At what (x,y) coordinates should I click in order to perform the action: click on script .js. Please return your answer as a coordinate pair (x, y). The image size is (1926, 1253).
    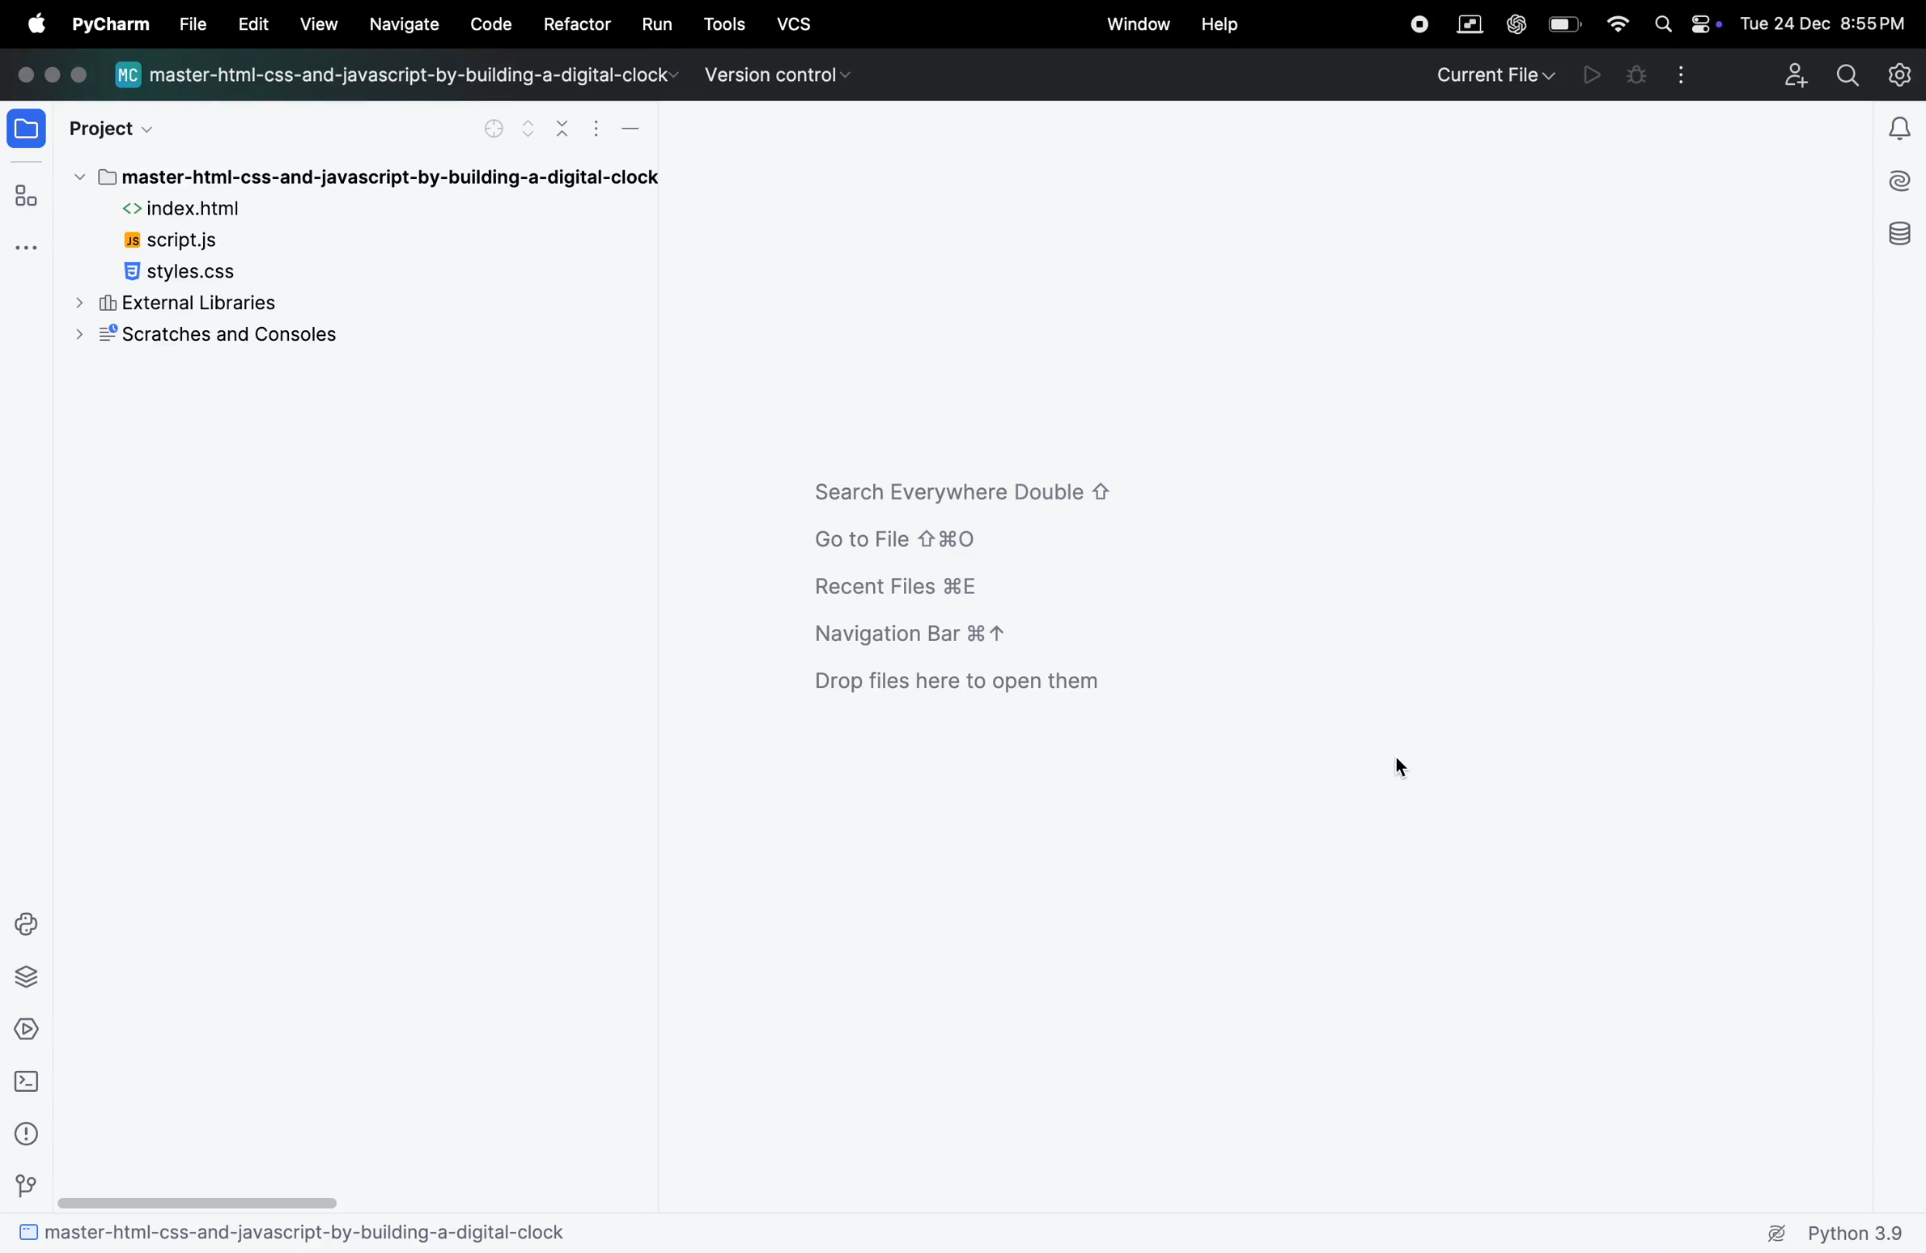
    Looking at the image, I should click on (195, 240).